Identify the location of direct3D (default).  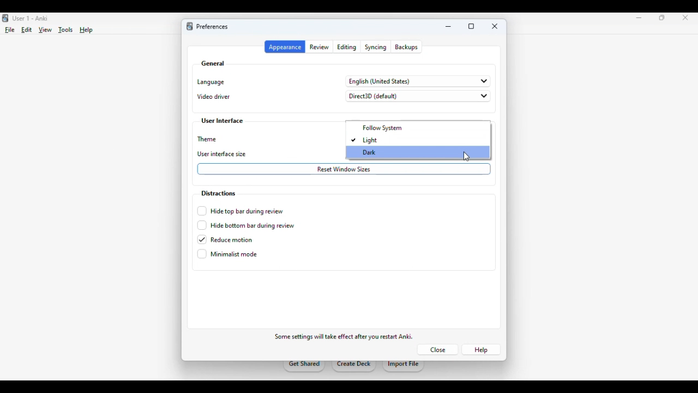
(418, 96).